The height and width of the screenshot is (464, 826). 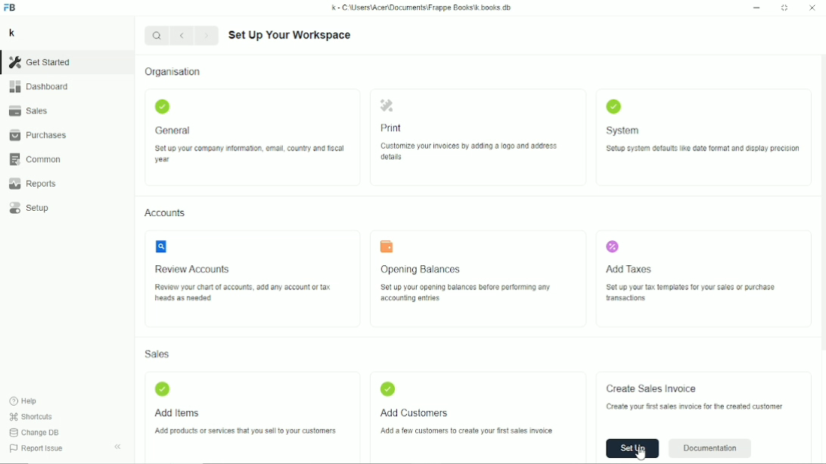 I want to click on FB, so click(x=11, y=8).